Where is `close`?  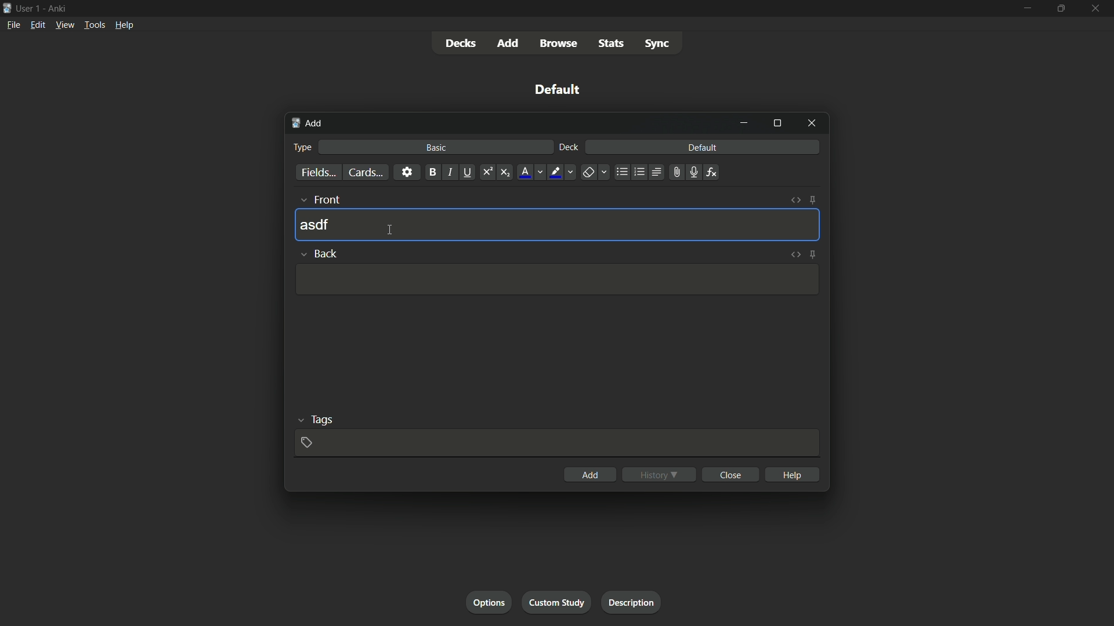 close is located at coordinates (1094, 8).